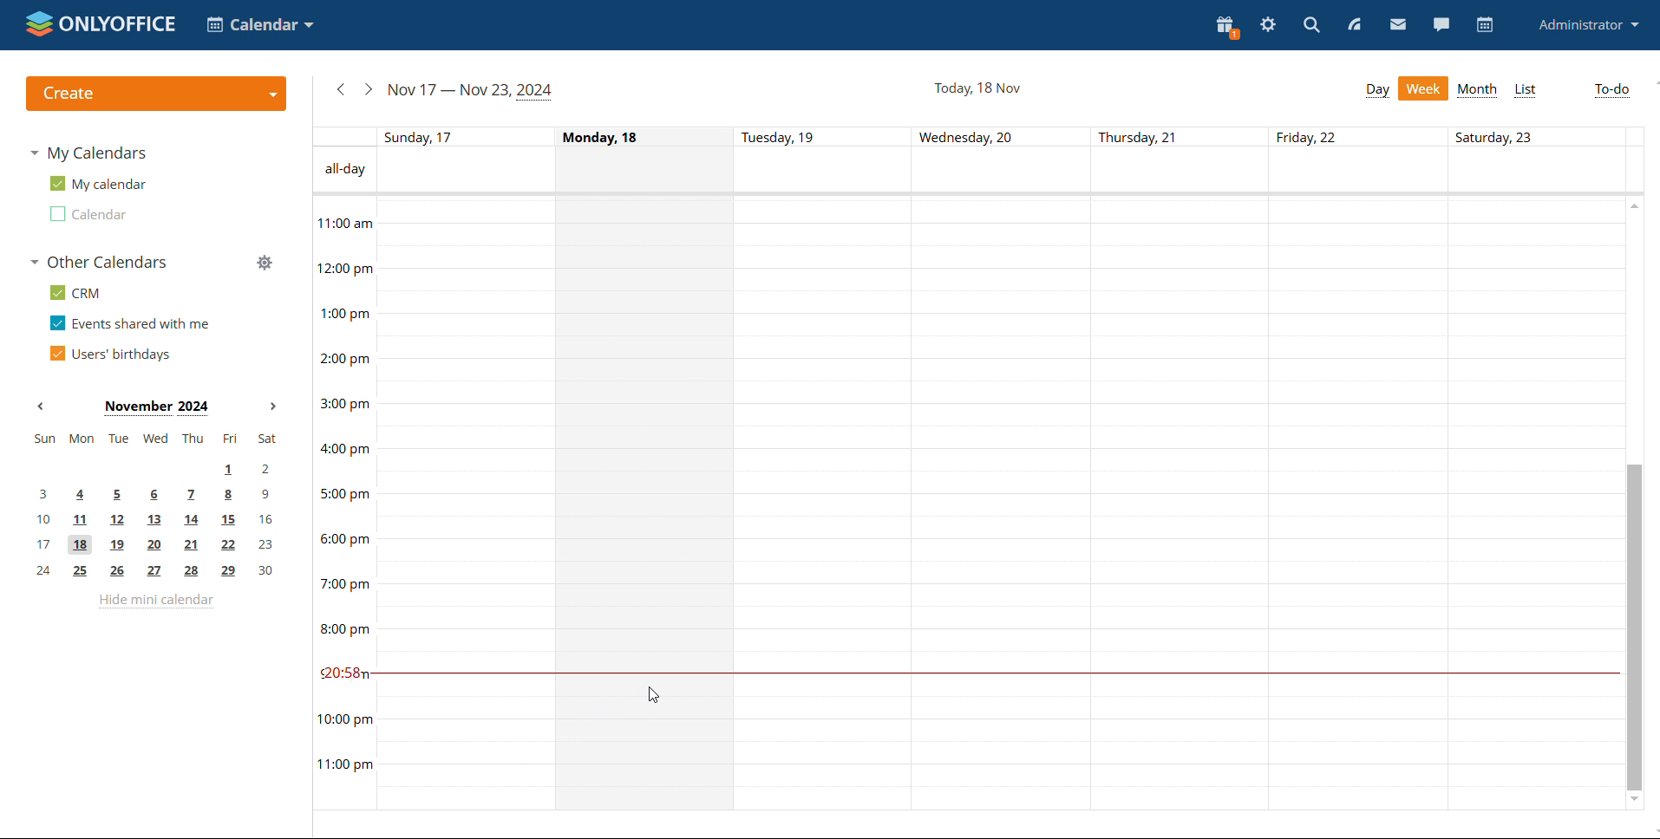 This screenshot has width=1660, height=839. Describe the element at coordinates (1399, 24) in the screenshot. I see `mail` at that location.